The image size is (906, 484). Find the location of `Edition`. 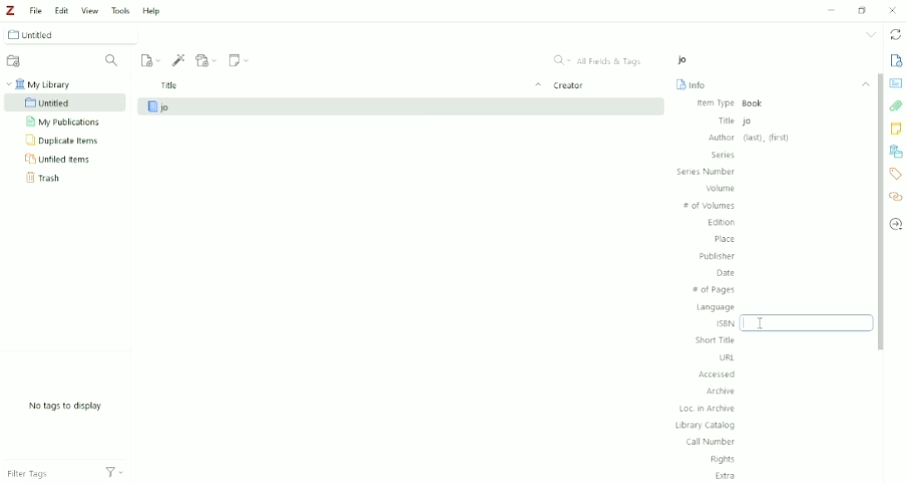

Edition is located at coordinates (721, 223).